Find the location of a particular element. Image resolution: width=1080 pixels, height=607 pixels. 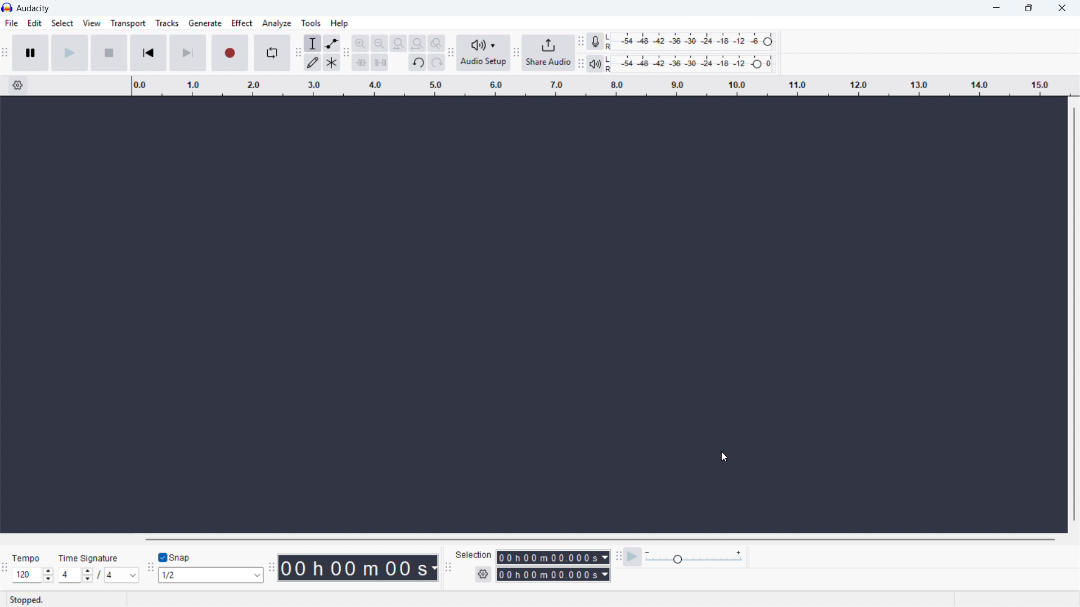

time toolbar is located at coordinates (270, 568).